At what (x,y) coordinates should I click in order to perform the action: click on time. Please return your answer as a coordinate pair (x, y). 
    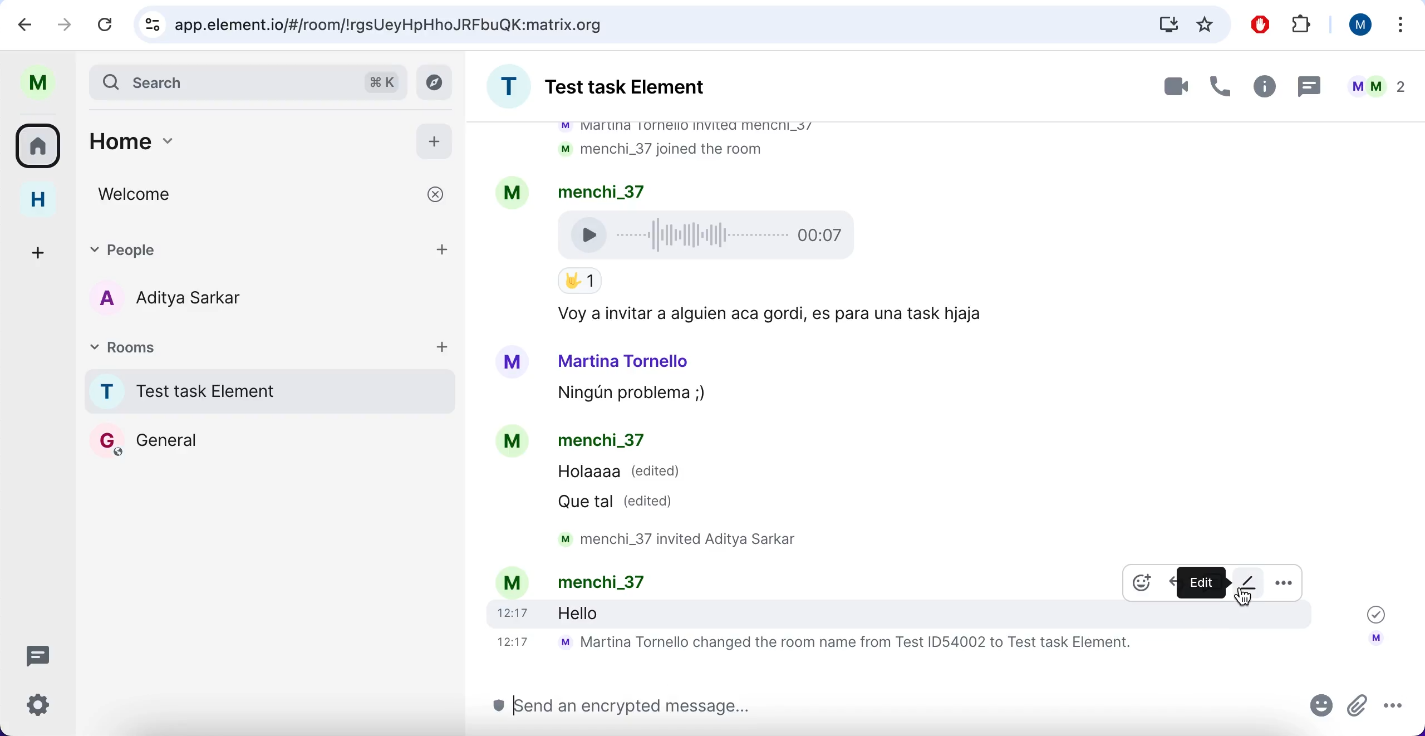
    Looking at the image, I should click on (511, 612).